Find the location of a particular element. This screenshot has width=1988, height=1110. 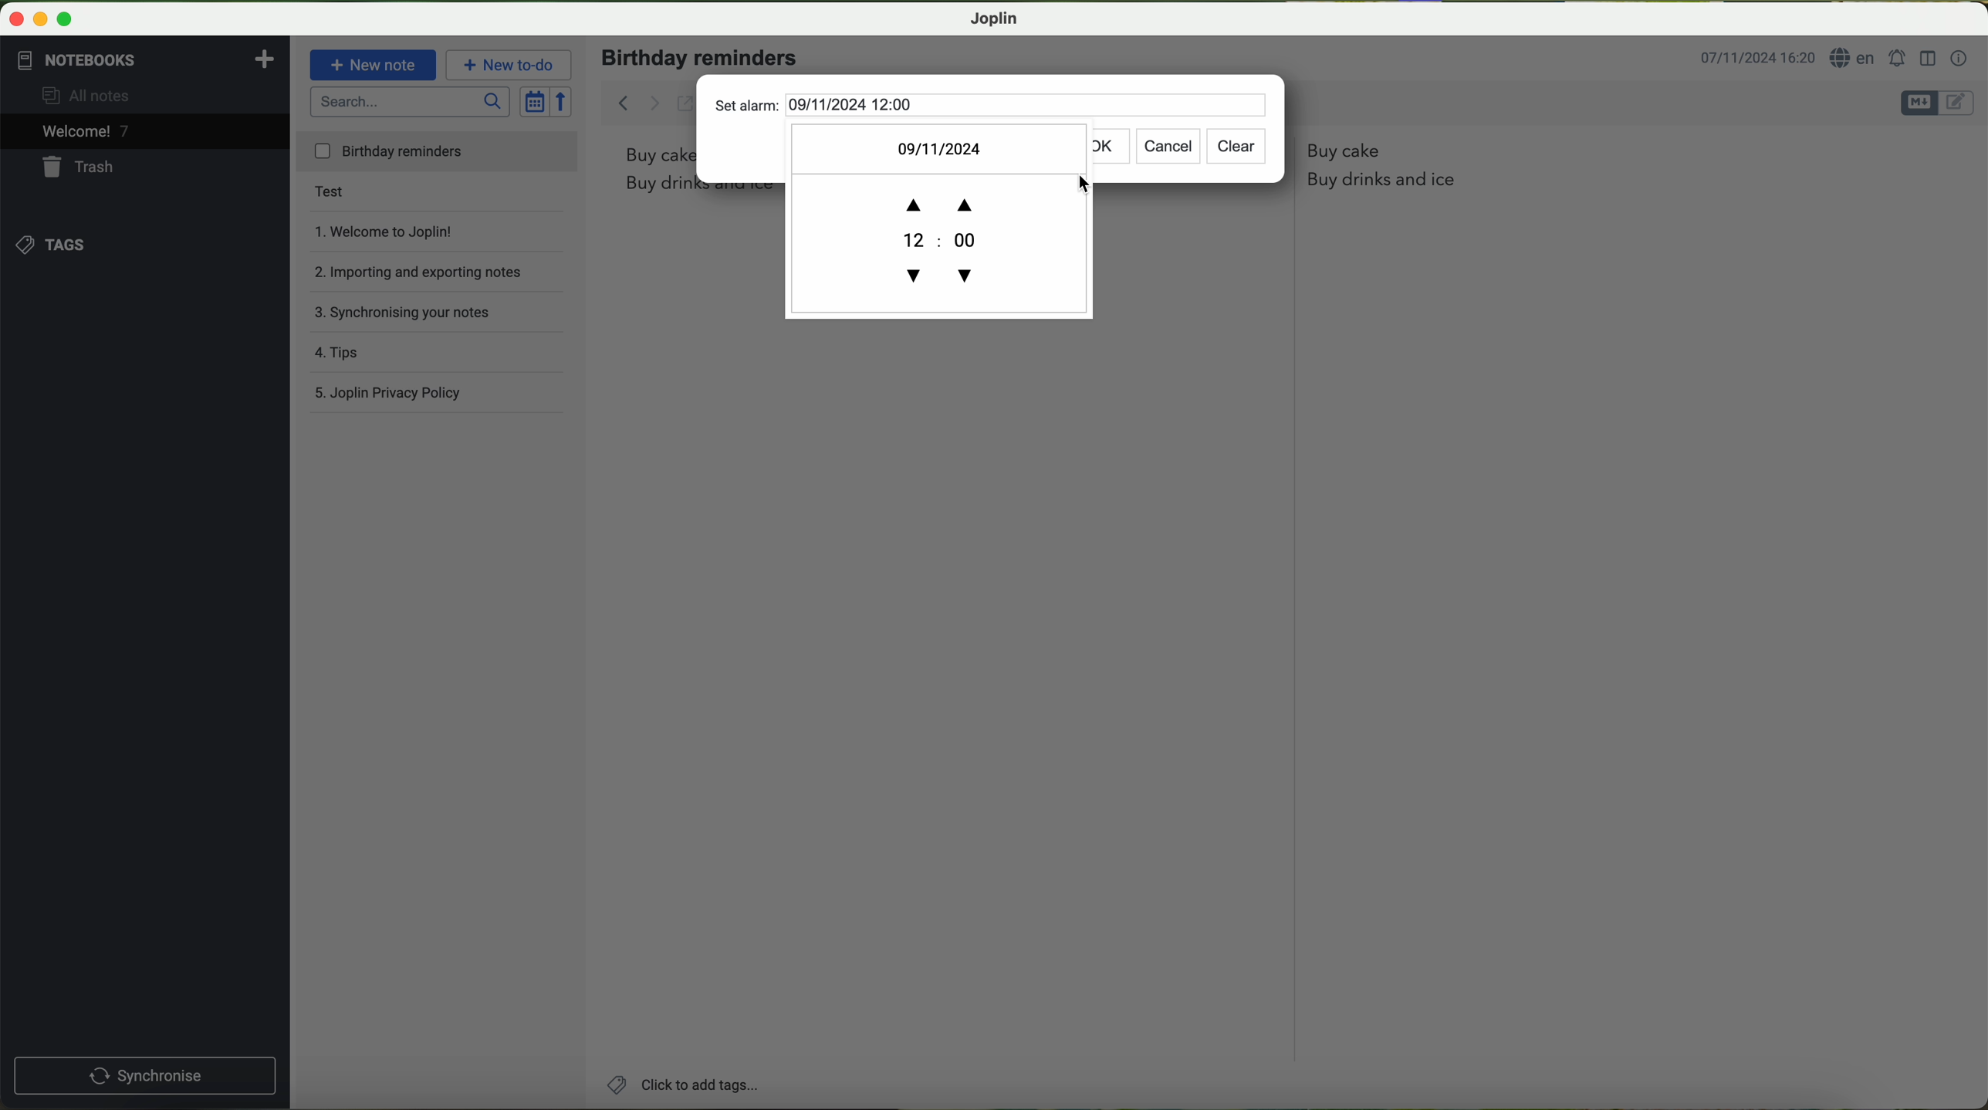

cursor is located at coordinates (1082, 181).